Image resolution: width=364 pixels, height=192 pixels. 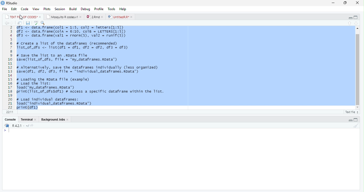 I want to click on Terminal, so click(x=29, y=119).